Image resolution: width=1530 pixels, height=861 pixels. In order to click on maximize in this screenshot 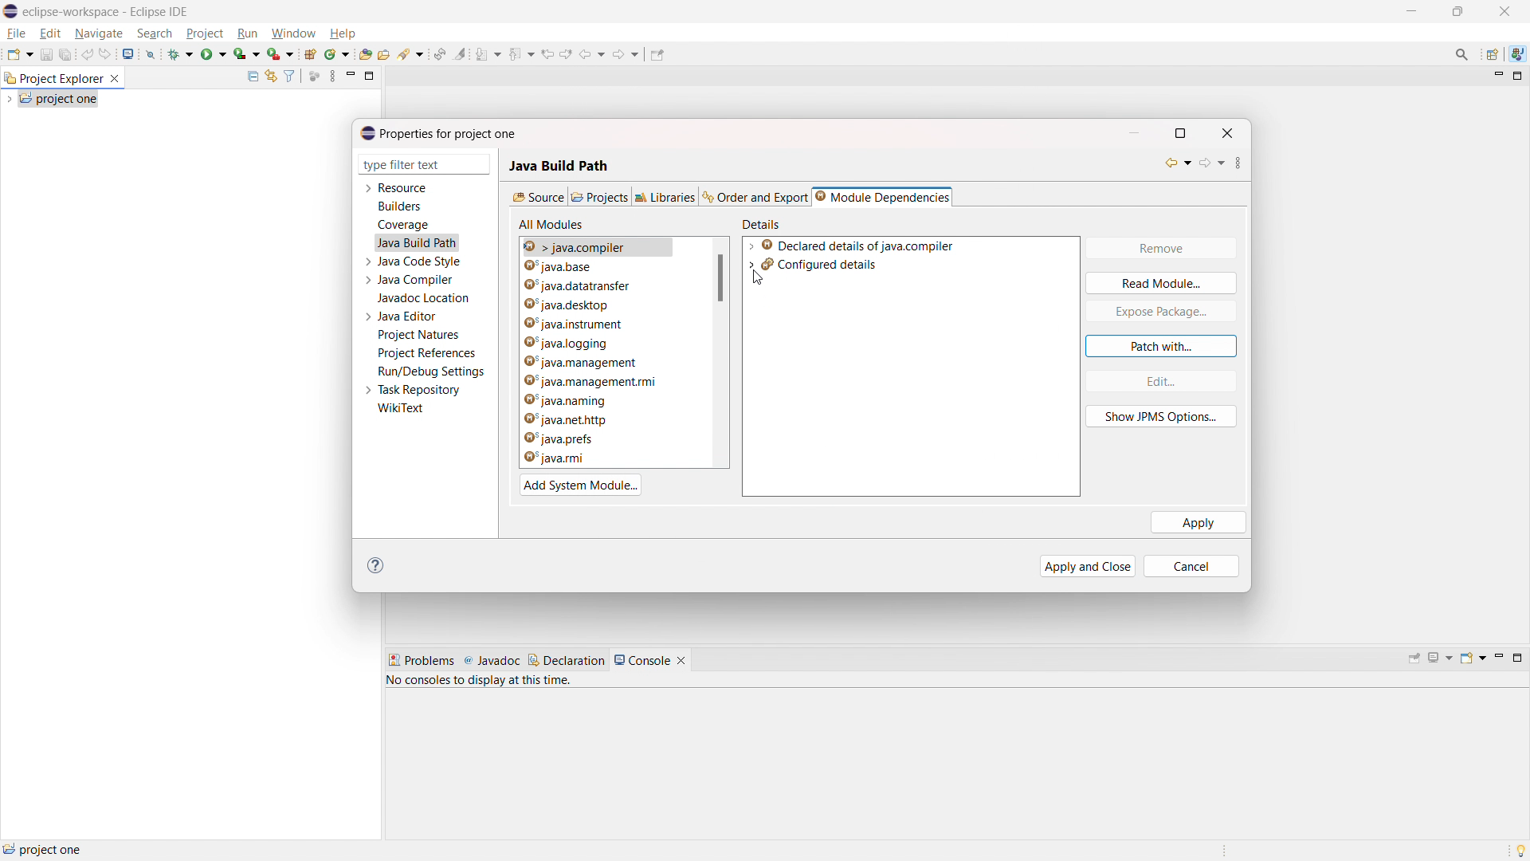, I will do `click(370, 75)`.